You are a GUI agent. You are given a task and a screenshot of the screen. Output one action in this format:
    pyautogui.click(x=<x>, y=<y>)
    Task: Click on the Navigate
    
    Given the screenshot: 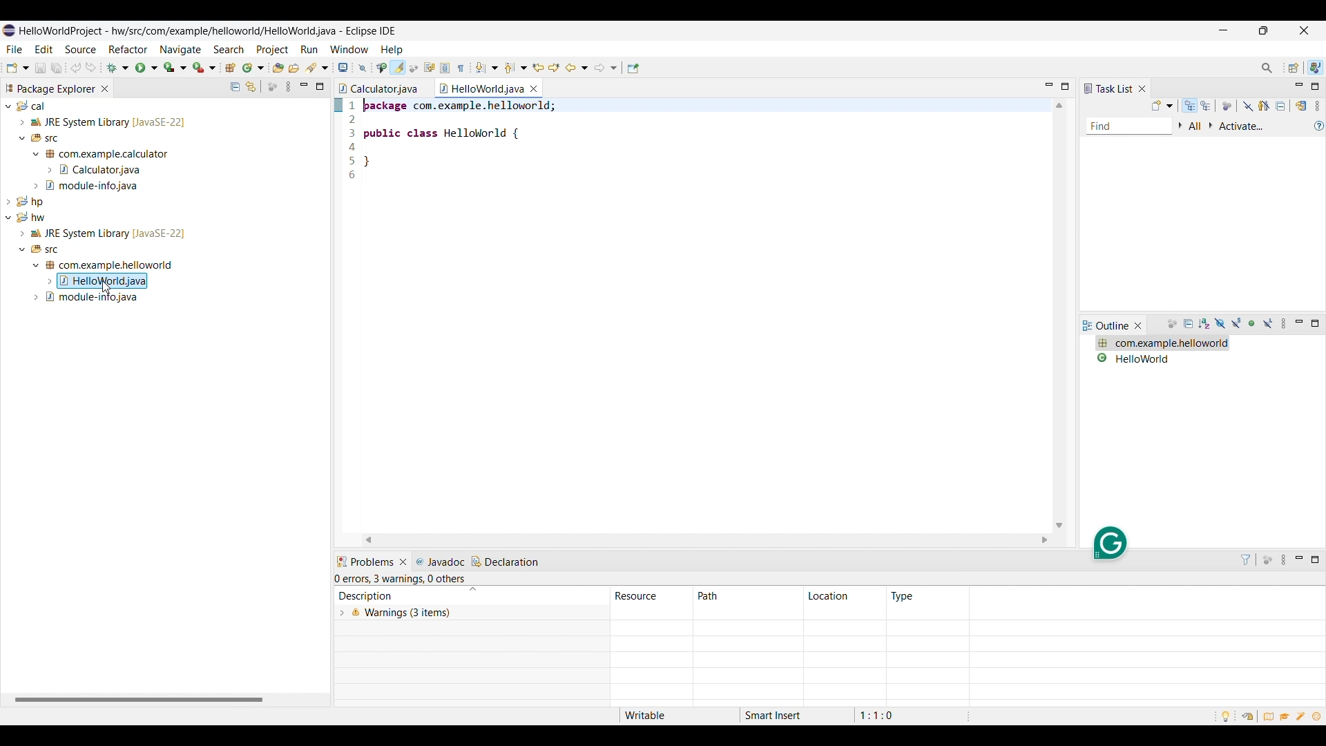 What is the action you would take?
    pyautogui.click(x=181, y=50)
    